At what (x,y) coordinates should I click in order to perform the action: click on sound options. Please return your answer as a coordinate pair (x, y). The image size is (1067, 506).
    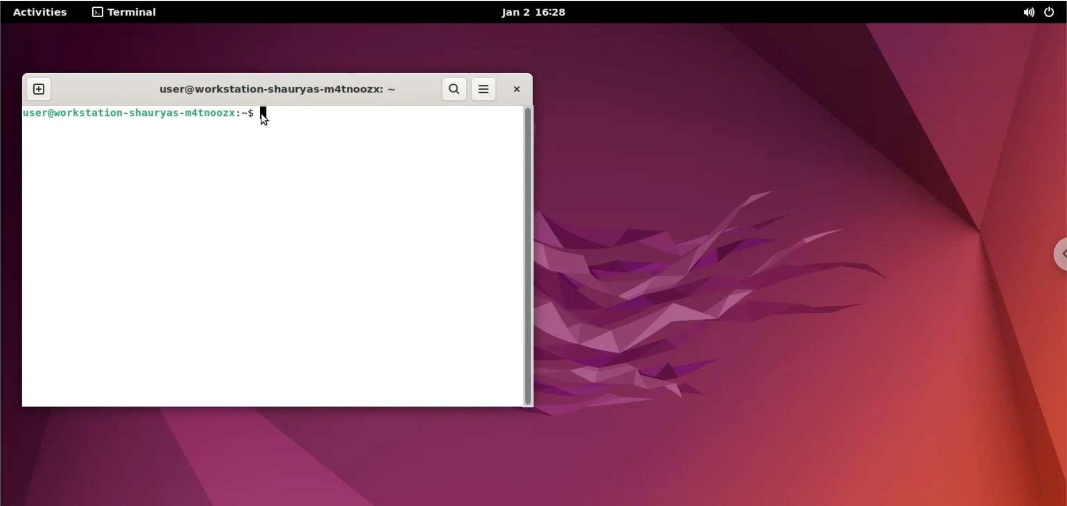
    Looking at the image, I should click on (1025, 13).